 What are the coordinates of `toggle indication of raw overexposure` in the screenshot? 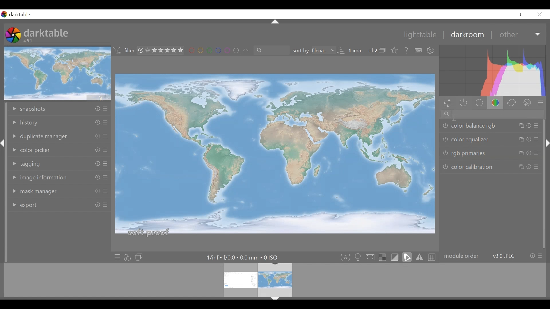 It's located at (384, 257).